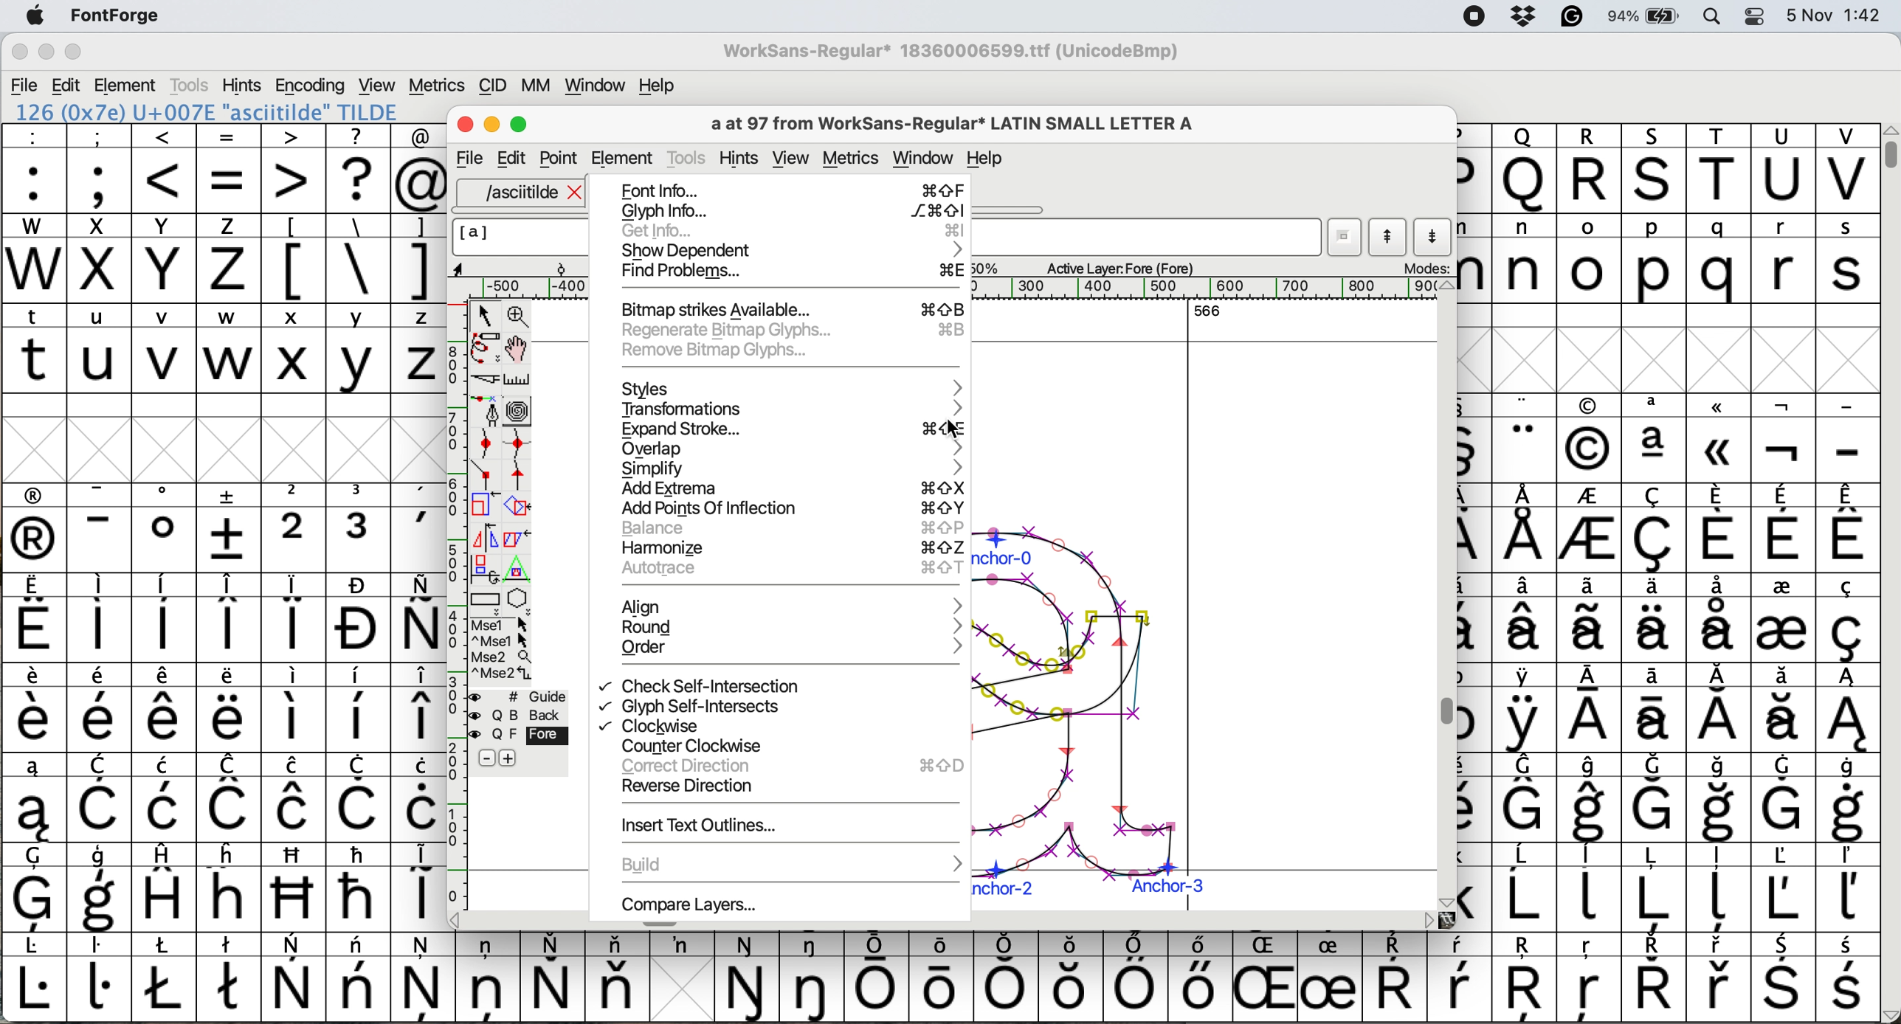  Describe the element at coordinates (1781, 887) in the screenshot. I see `symbol` at that location.